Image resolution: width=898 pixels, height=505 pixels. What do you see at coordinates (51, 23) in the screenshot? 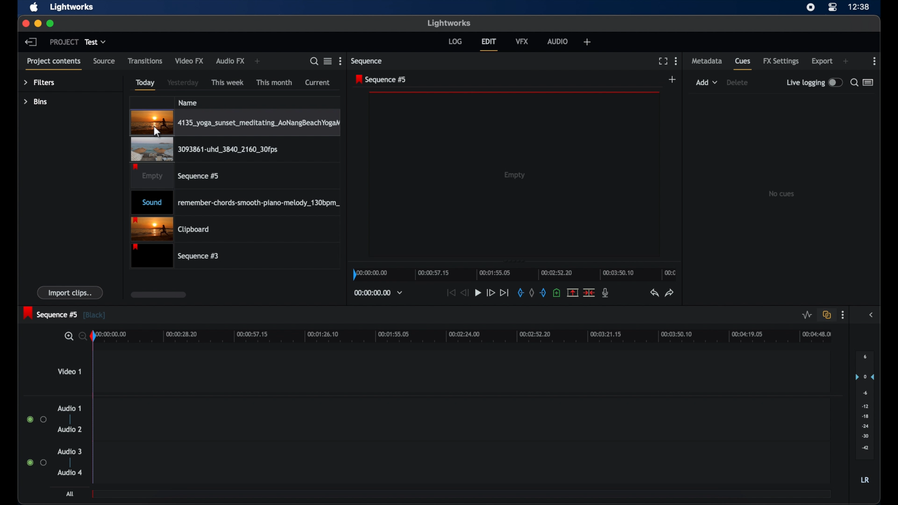
I see `maximize` at bounding box center [51, 23].